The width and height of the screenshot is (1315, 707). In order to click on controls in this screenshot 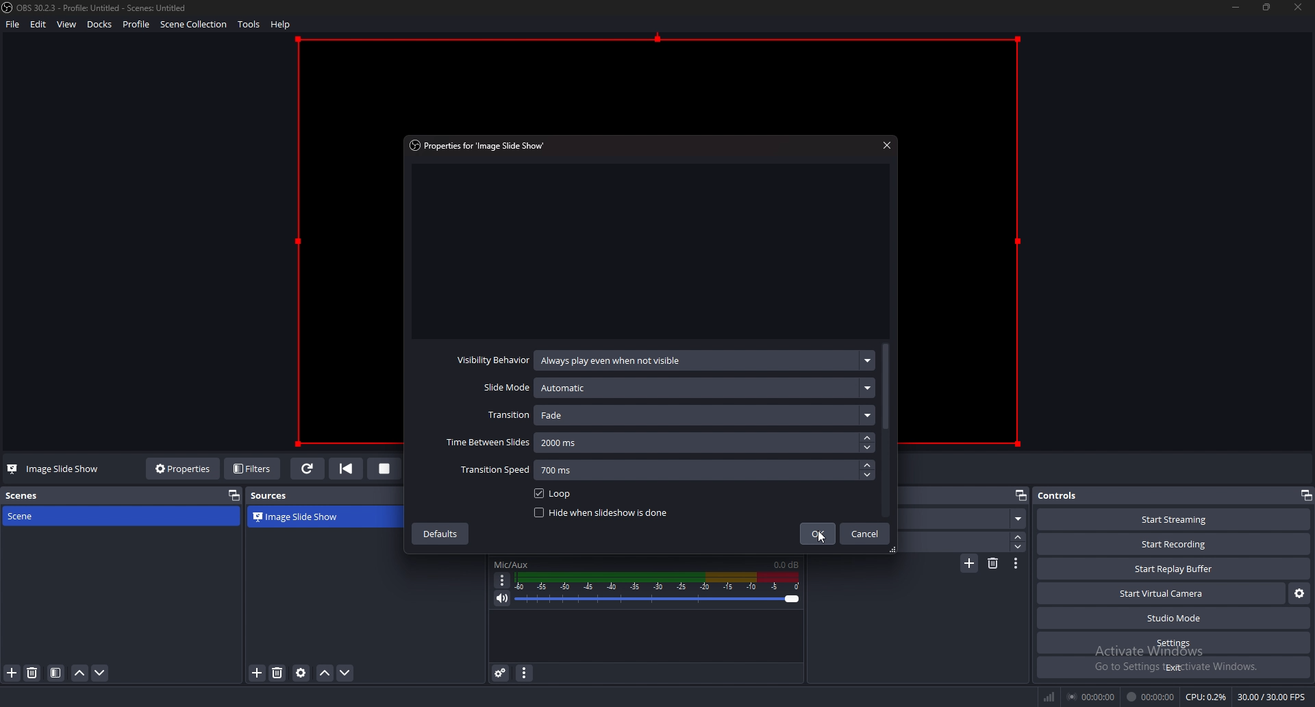, I will do `click(1066, 496)`.